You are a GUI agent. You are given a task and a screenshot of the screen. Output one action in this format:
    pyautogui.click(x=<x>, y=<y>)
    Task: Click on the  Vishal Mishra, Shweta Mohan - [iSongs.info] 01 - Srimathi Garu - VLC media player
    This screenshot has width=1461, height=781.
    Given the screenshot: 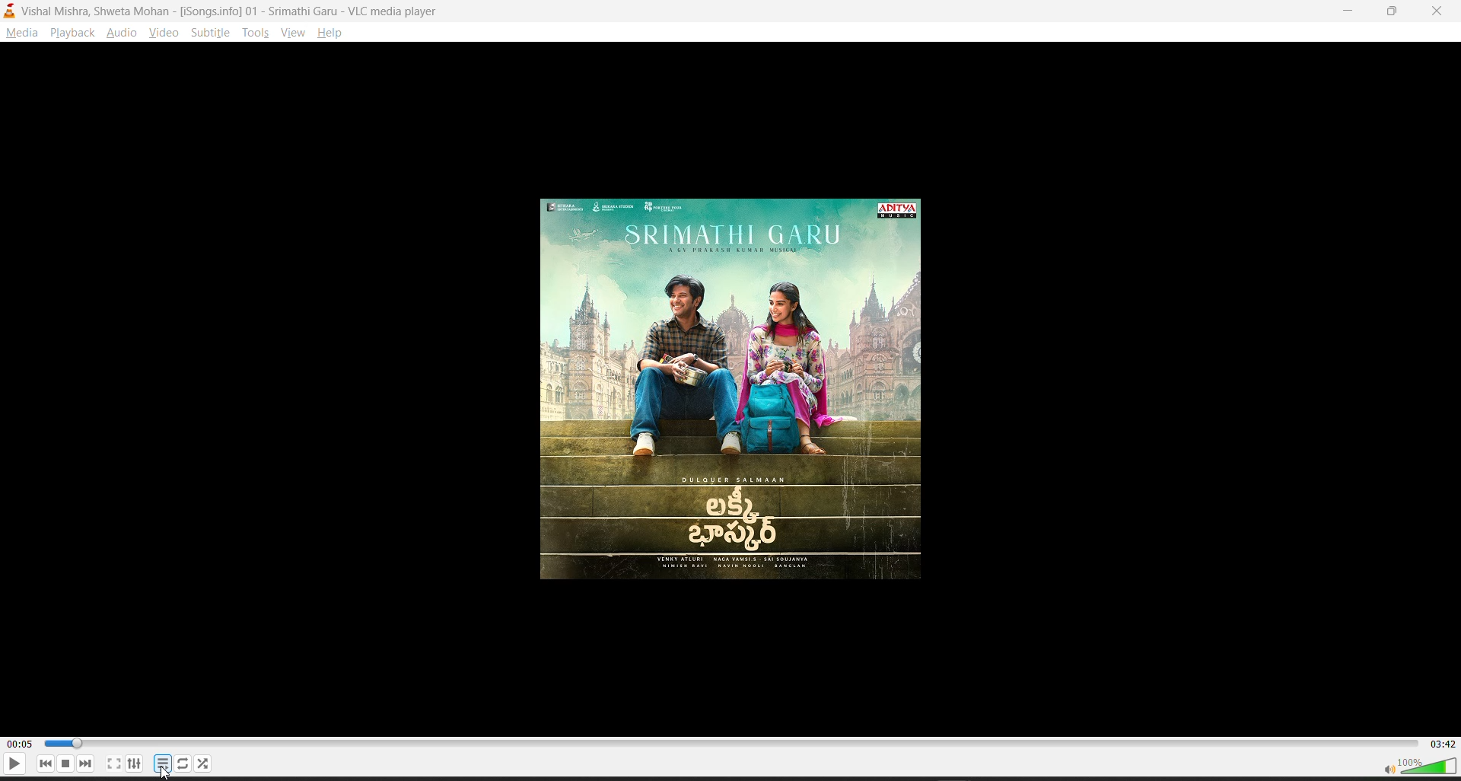 What is the action you would take?
    pyautogui.click(x=231, y=10)
    